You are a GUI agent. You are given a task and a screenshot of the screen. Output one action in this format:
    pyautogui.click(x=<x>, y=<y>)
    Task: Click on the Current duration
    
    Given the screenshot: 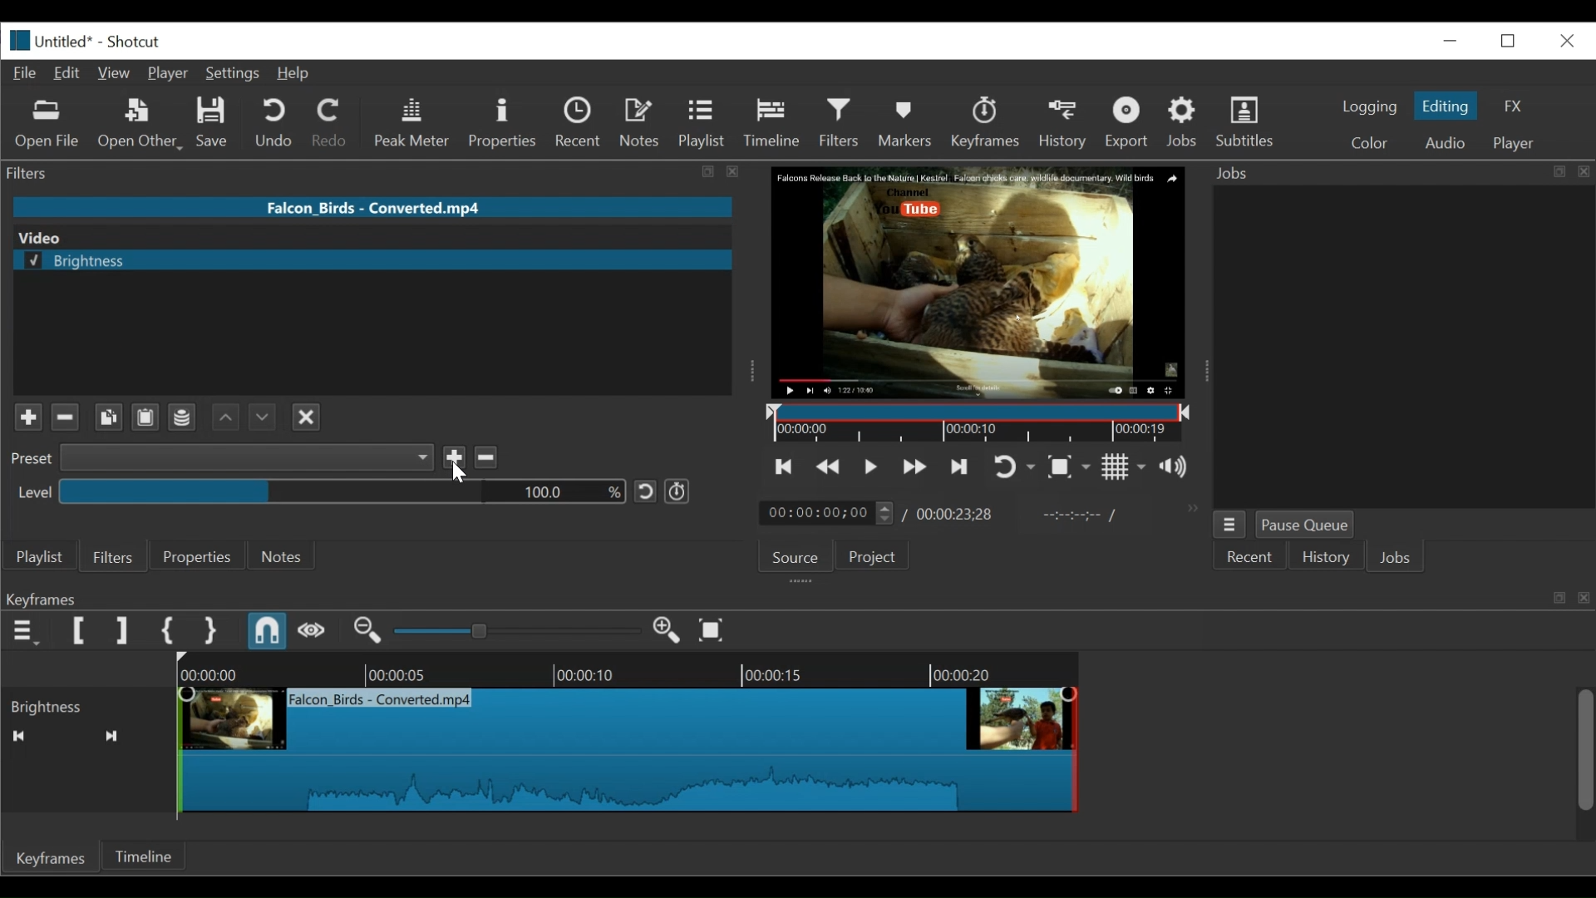 What is the action you would take?
    pyautogui.click(x=830, y=513)
    